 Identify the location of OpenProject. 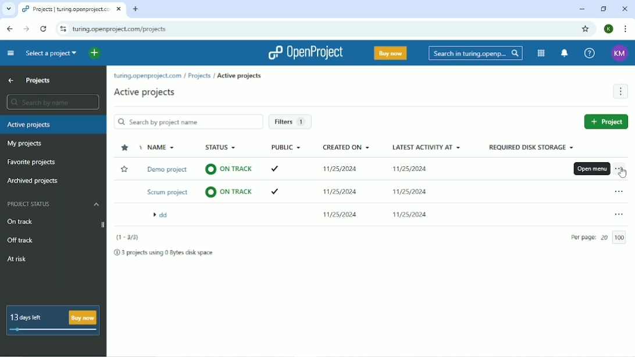
(305, 52).